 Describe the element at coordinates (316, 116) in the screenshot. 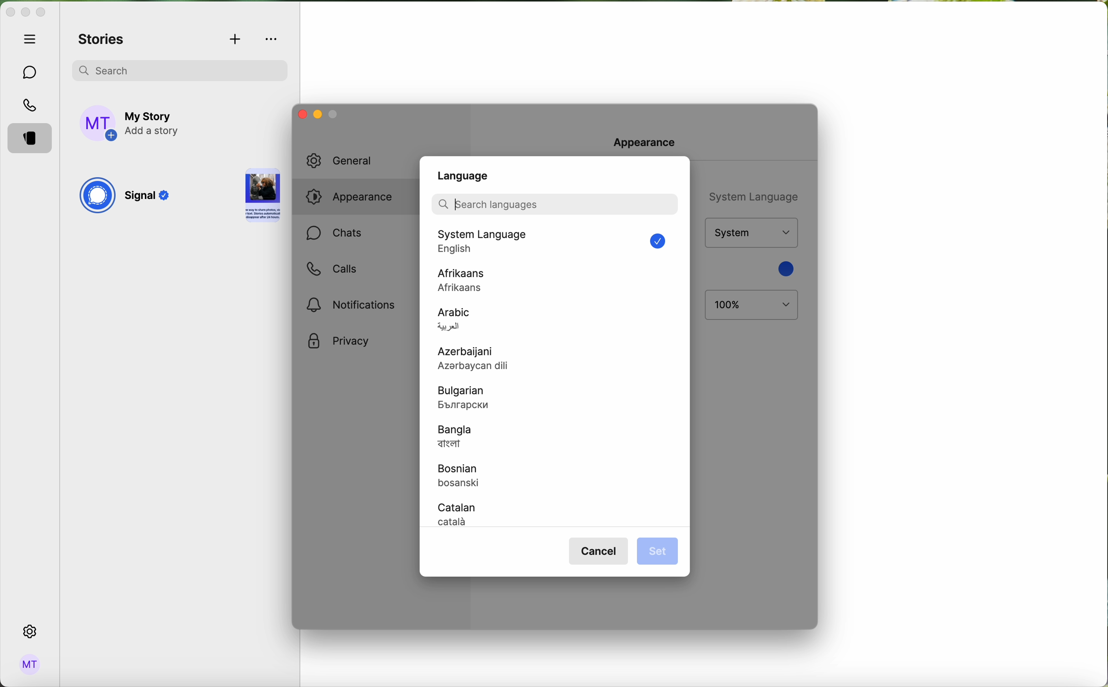

I see `minimize` at that location.